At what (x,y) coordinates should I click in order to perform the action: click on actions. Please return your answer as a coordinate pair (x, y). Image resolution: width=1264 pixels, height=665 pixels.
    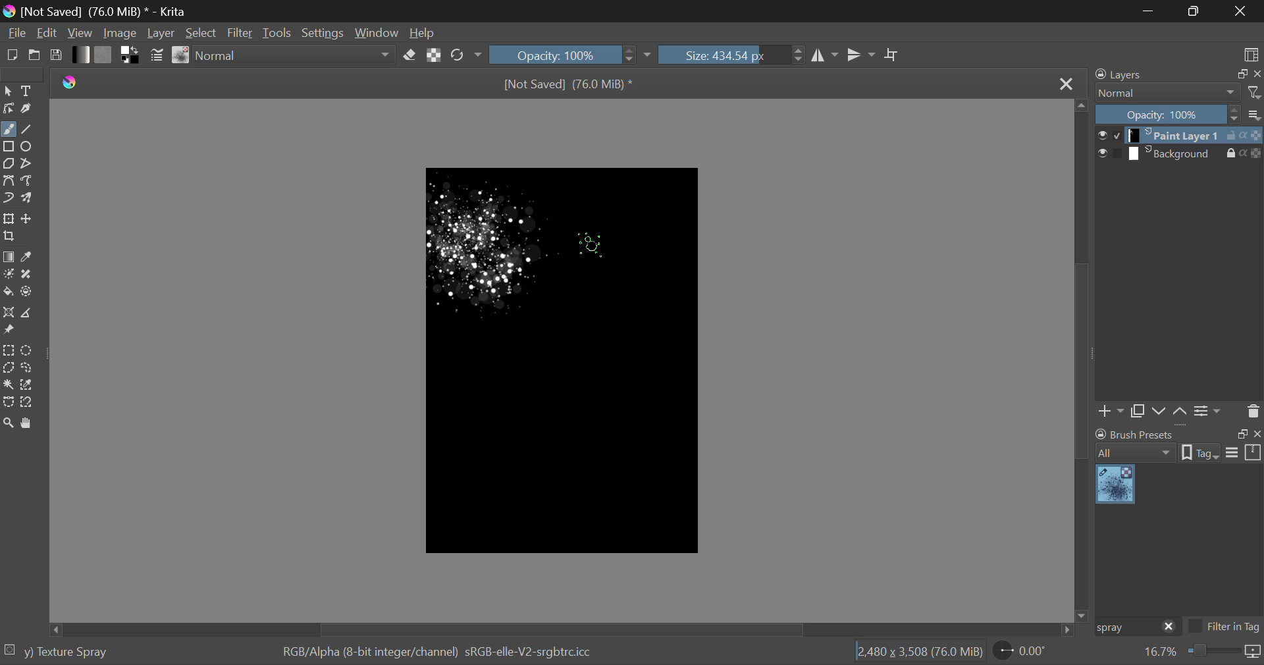
    Looking at the image, I should click on (1244, 153).